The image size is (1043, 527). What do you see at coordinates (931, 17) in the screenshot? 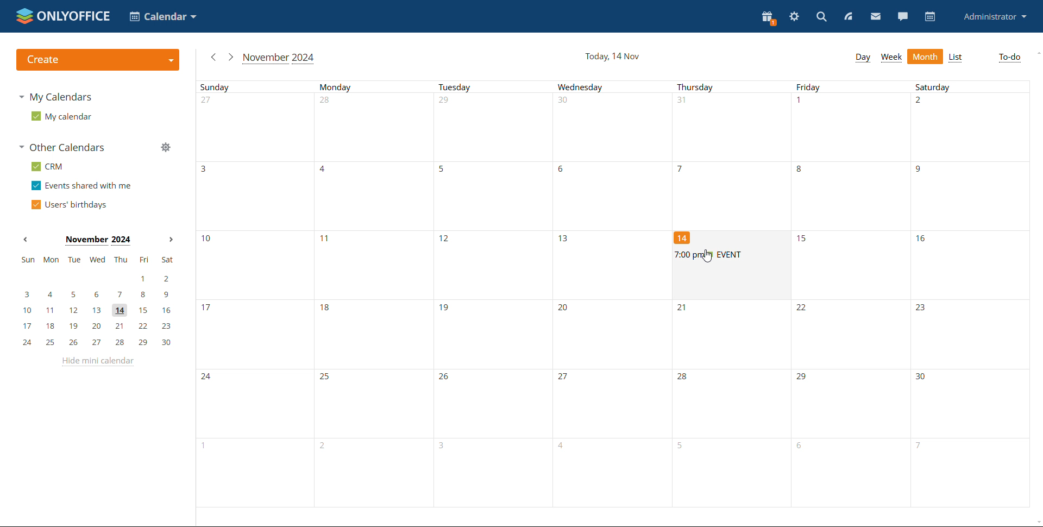
I see `calendar` at bounding box center [931, 17].